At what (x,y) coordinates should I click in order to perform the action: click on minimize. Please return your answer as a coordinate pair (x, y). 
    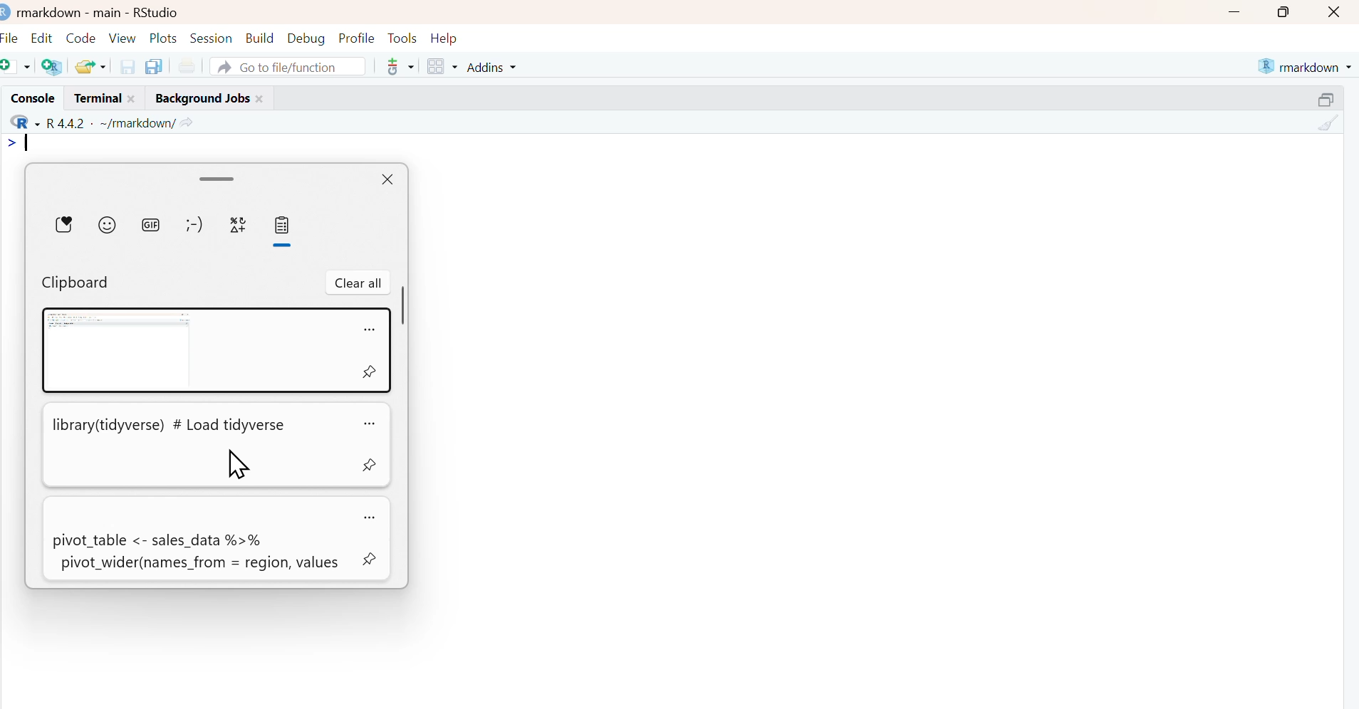
    Looking at the image, I should click on (1234, 11).